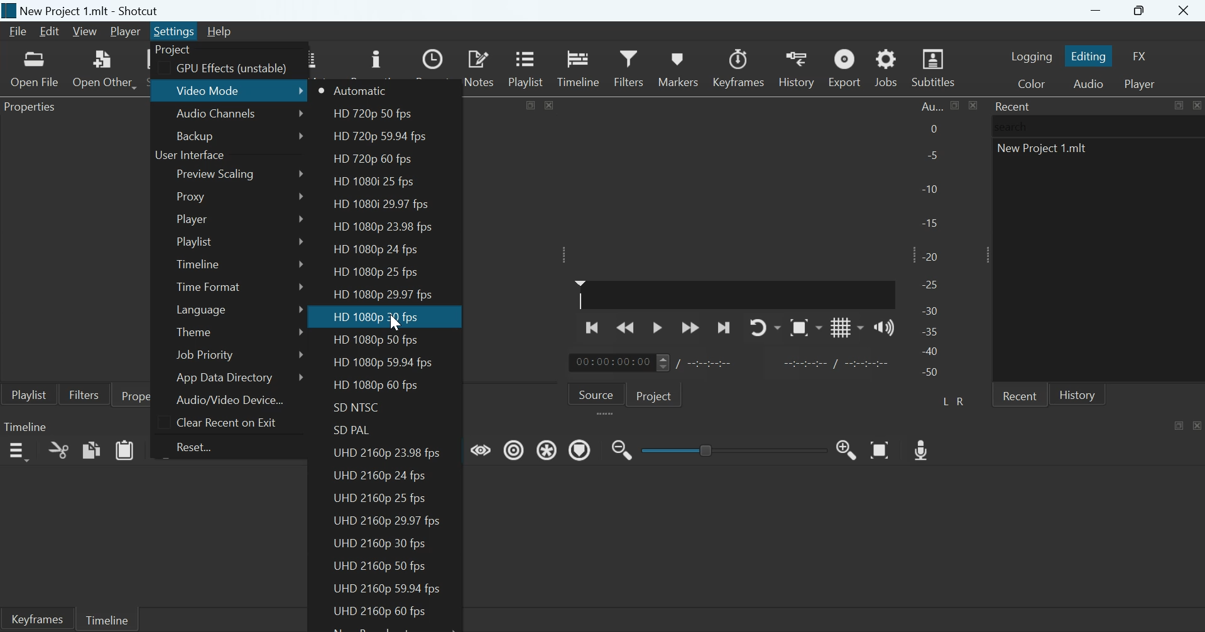  I want to click on Recent, so click(435, 68).